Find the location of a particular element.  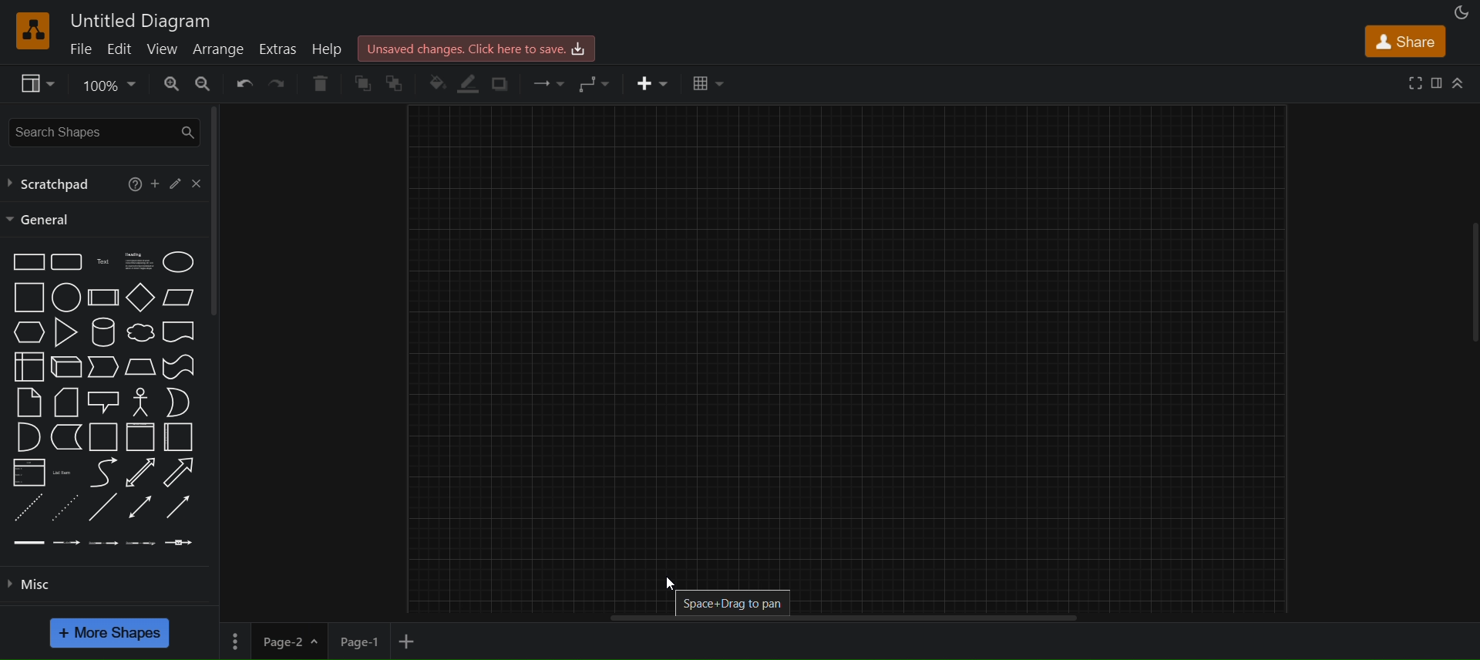

trapezoid is located at coordinates (139, 367).